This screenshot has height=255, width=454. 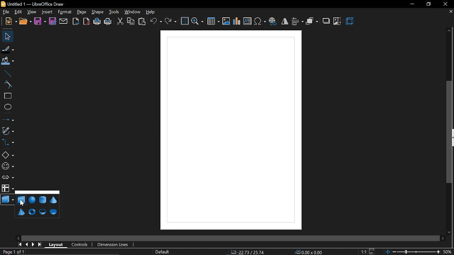 I want to click on close, so click(x=446, y=4).